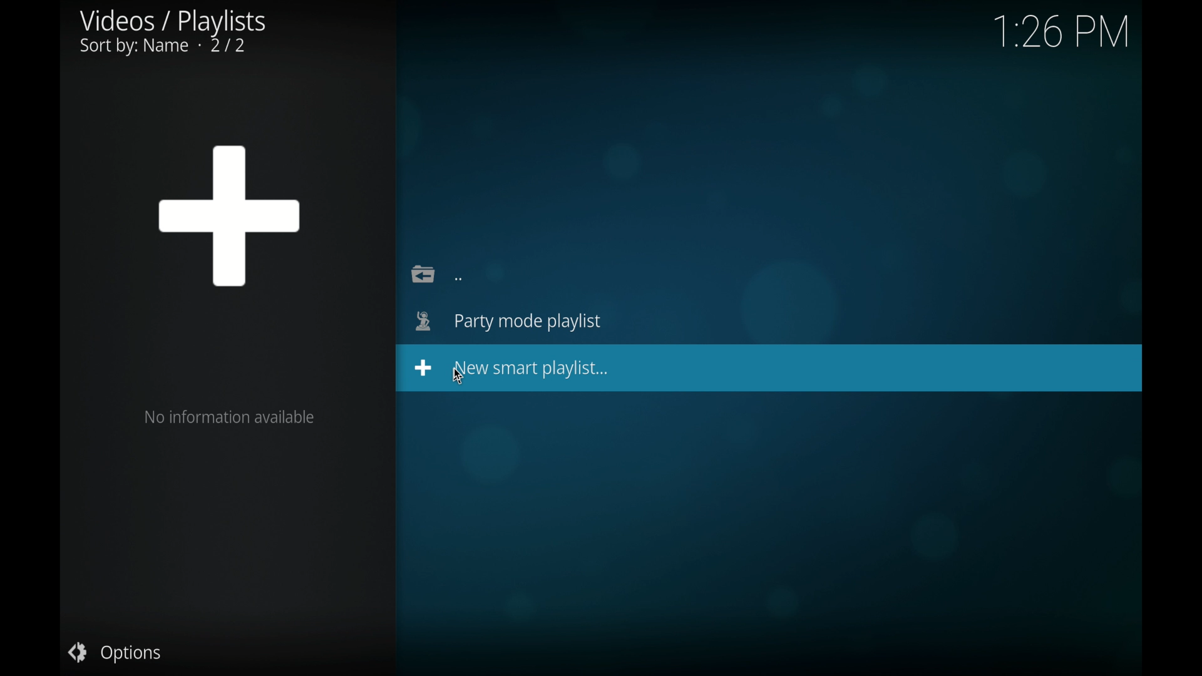 The width and height of the screenshot is (1202, 676). What do you see at coordinates (508, 322) in the screenshot?
I see `party mode playlist` at bounding box center [508, 322].